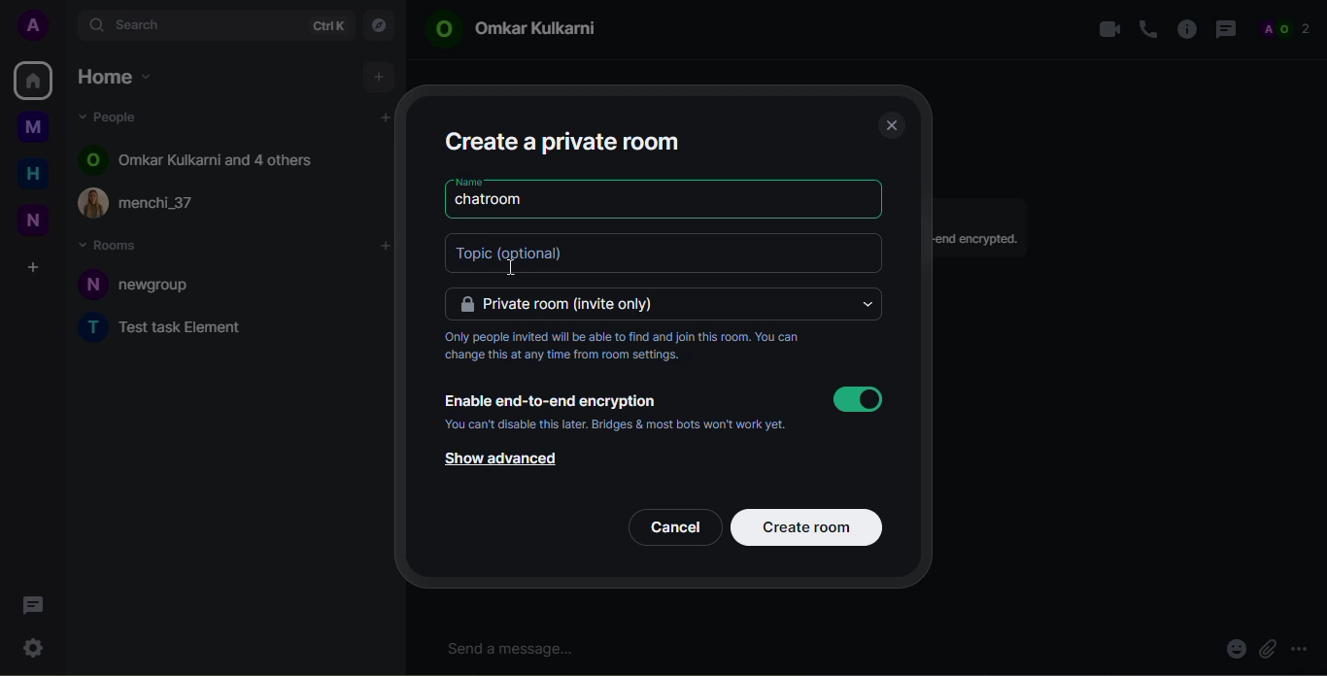  Describe the element at coordinates (563, 303) in the screenshot. I see `private room (invite only)` at that location.